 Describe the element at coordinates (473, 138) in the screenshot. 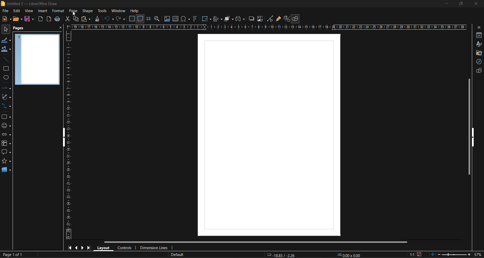

I see `hide` at that location.